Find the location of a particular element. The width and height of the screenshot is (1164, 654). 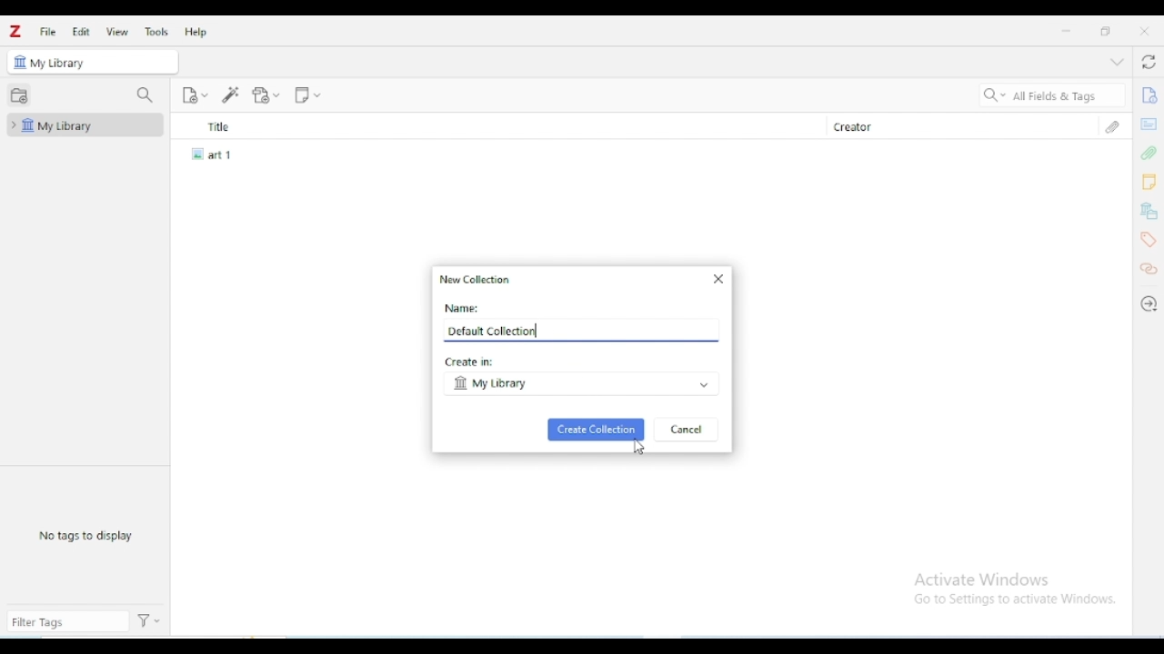

create collection is located at coordinates (596, 430).